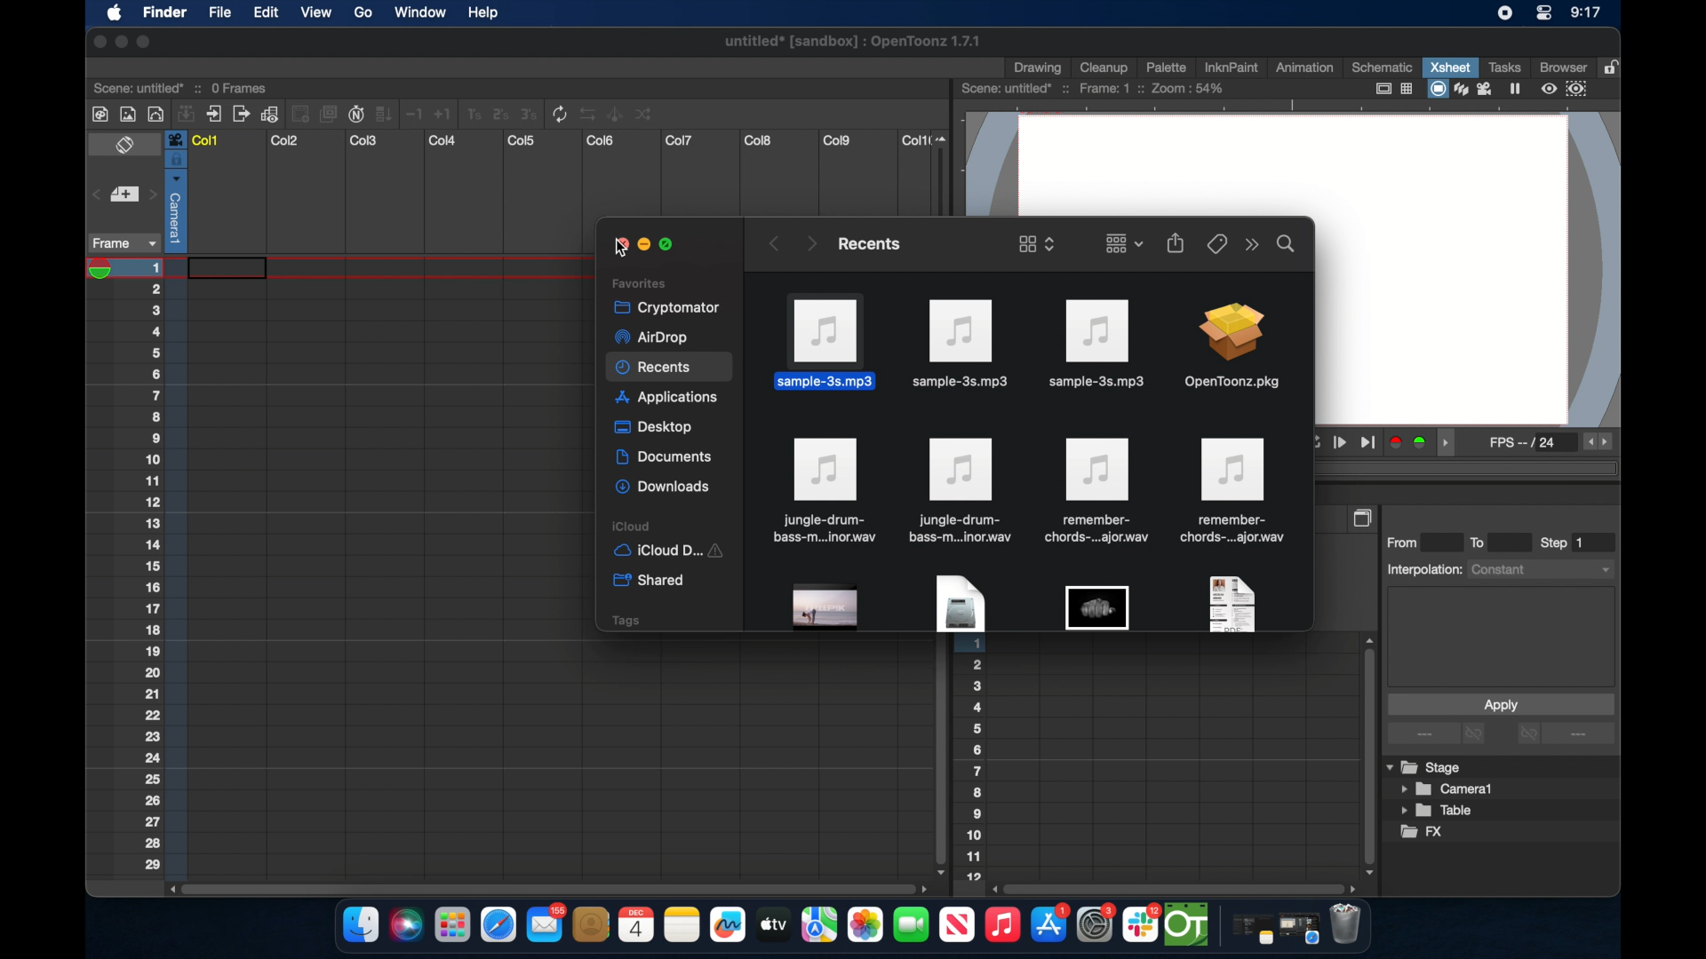  I want to click on obscure image, so click(1096, 607).